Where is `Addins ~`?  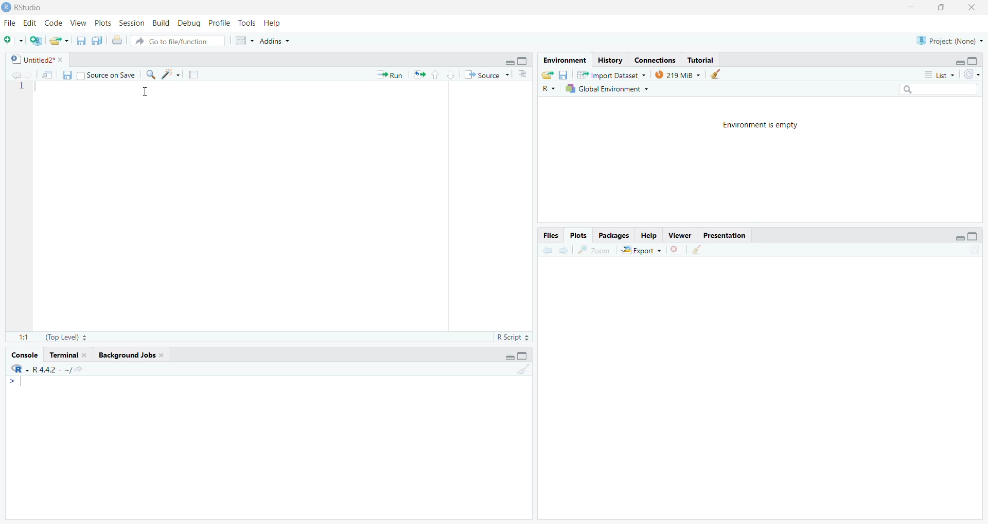
Addins ~ is located at coordinates (275, 41).